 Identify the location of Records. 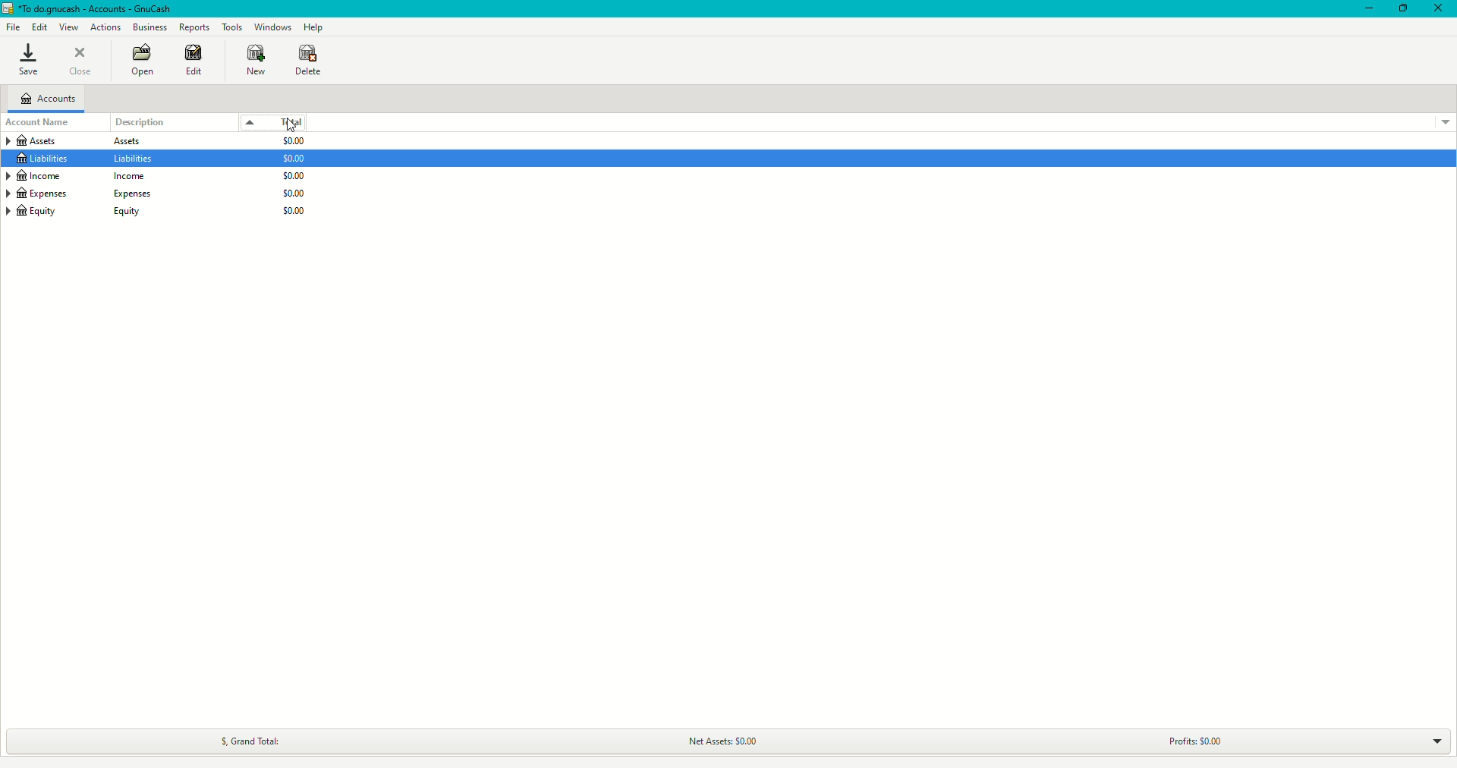
(194, 27).